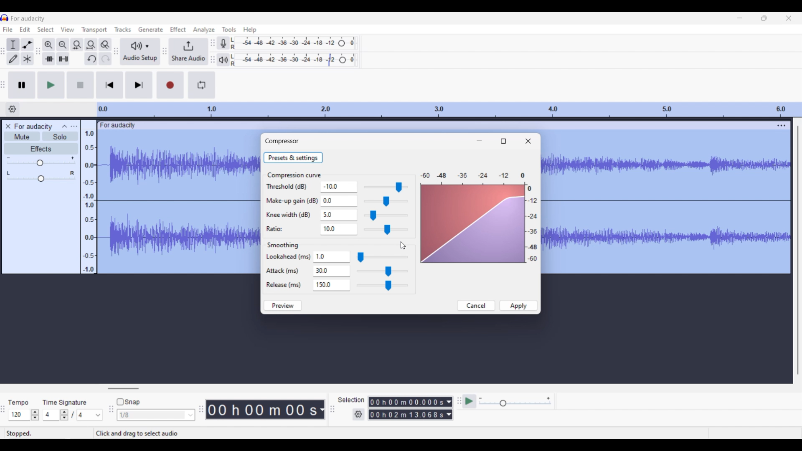  What do you see at coordinates (74, 127) in the screenshot?
I see `Open menu` at bounding box center [74, 127].